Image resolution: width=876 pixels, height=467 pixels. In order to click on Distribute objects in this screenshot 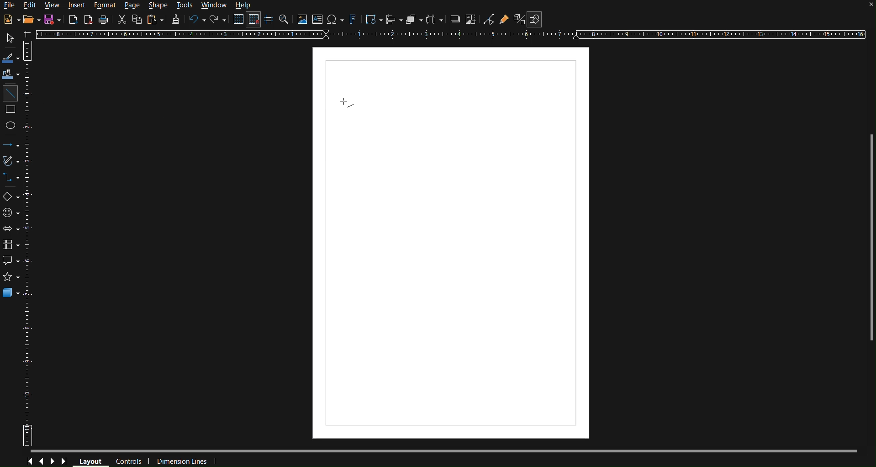, I will do `click(436, 19)`.